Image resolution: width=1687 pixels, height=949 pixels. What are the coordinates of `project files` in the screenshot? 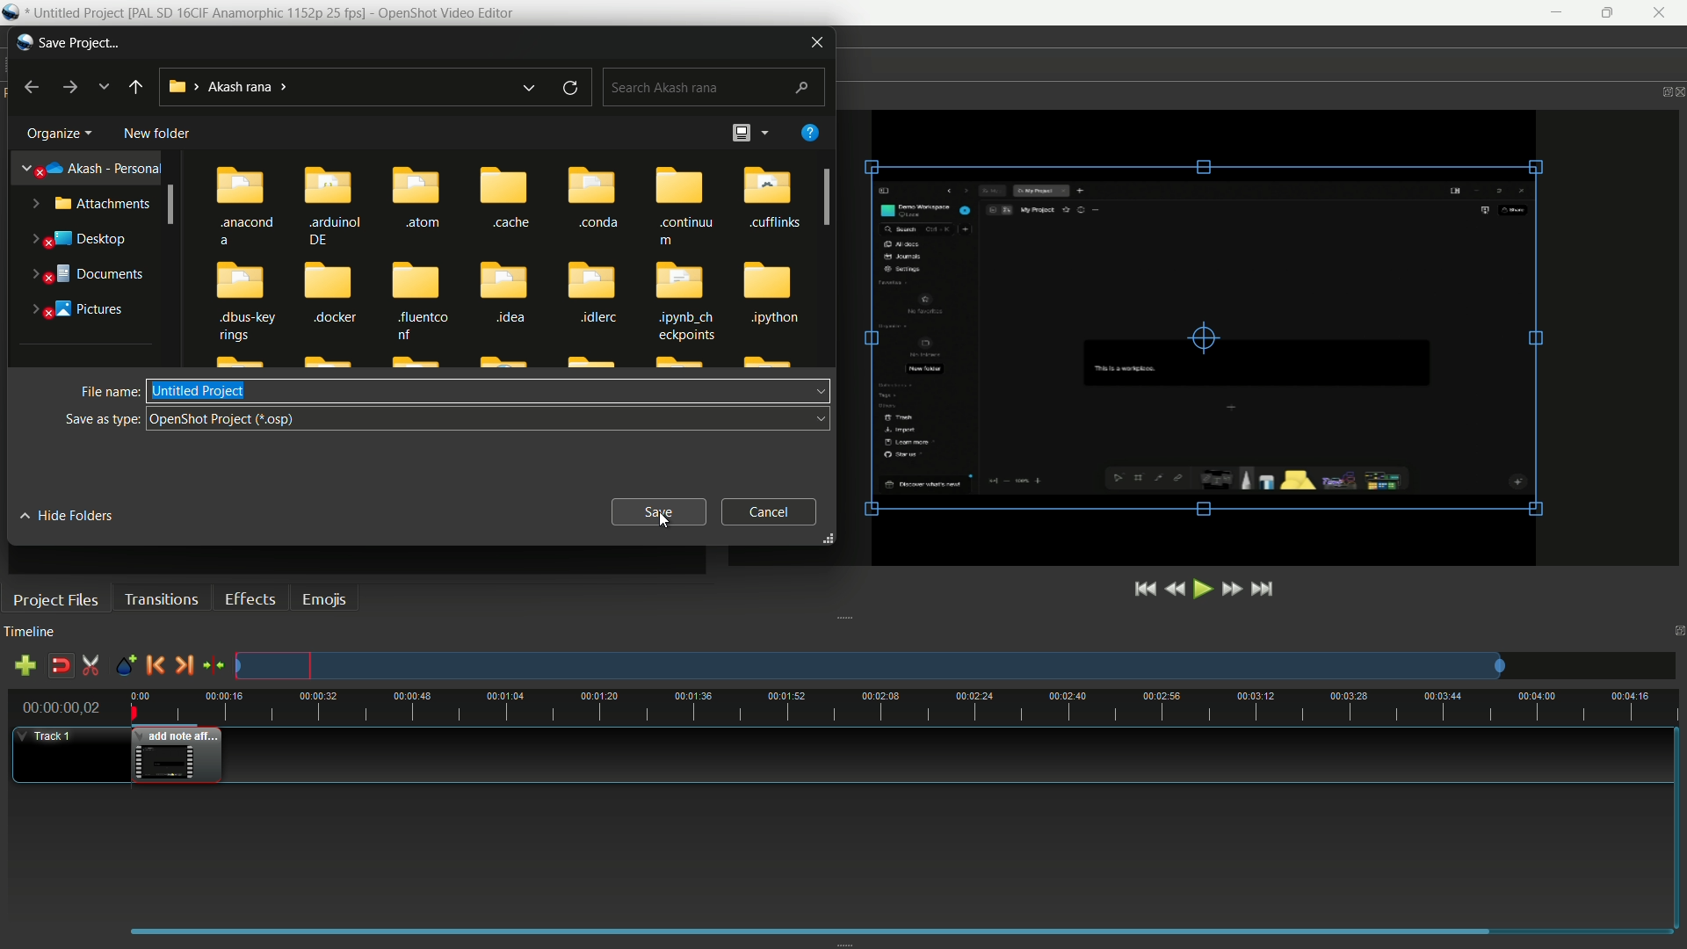 It's located at (55, 600).